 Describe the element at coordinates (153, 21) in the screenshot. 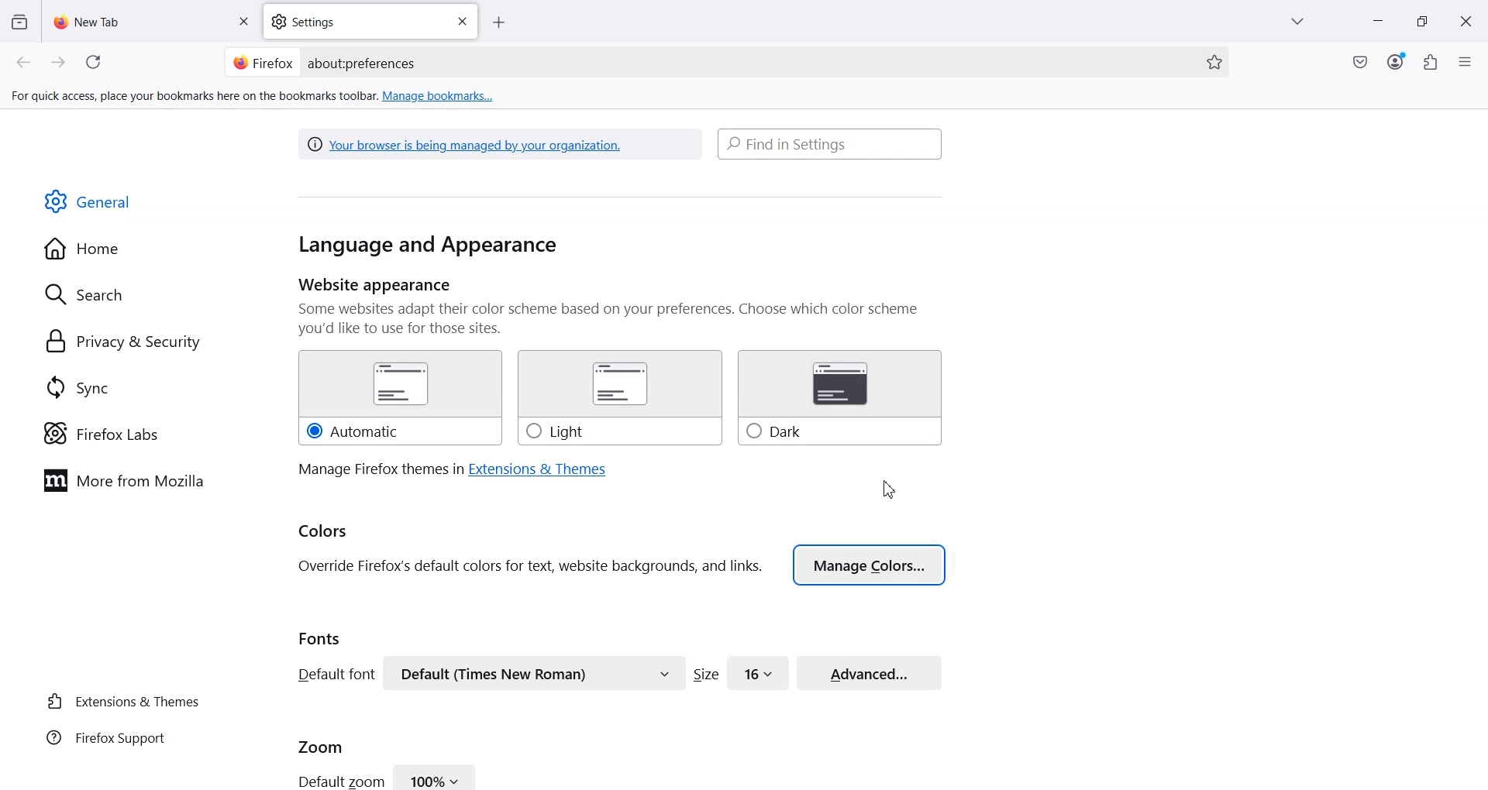

I see `New Tab` at that location.